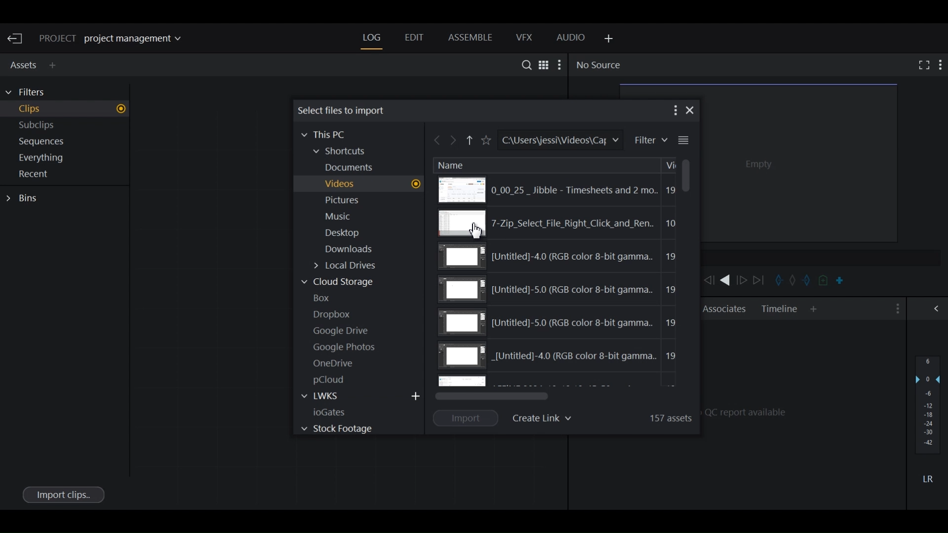 The height and width of the screenshot is (533, 948). What do you see at coordinates (63, 494) in the screenshot?
I see `Import clips` at bounding box center [63, 494].